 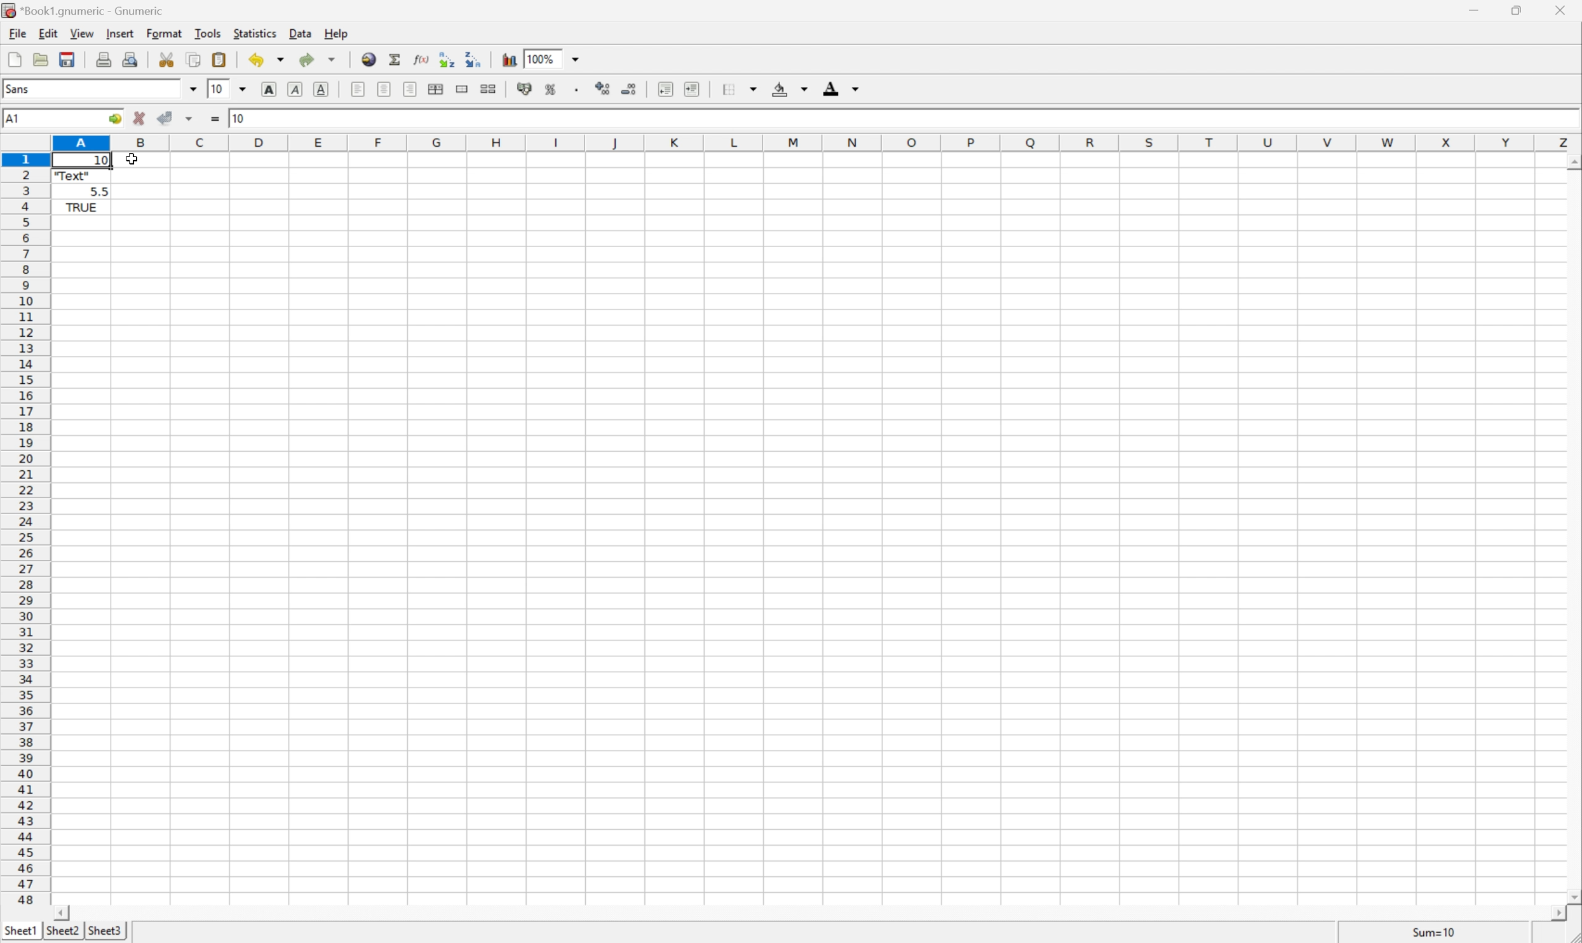 What do you see at coordinates (243, 88) in the screenshot?
I see `Drop Down` at bounding box center [243, 88].